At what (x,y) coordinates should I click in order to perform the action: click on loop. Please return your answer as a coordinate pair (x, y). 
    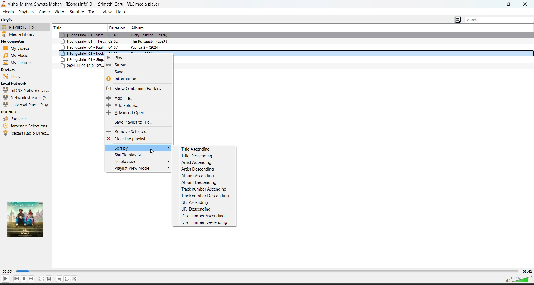
    Looking at the image, I should click on (59, 279).